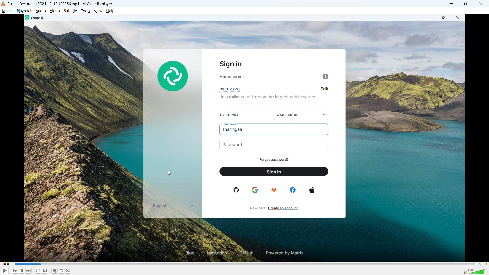  Describe the element at coordinates (5, 271) in the screenshot. I see `play ` at that location.